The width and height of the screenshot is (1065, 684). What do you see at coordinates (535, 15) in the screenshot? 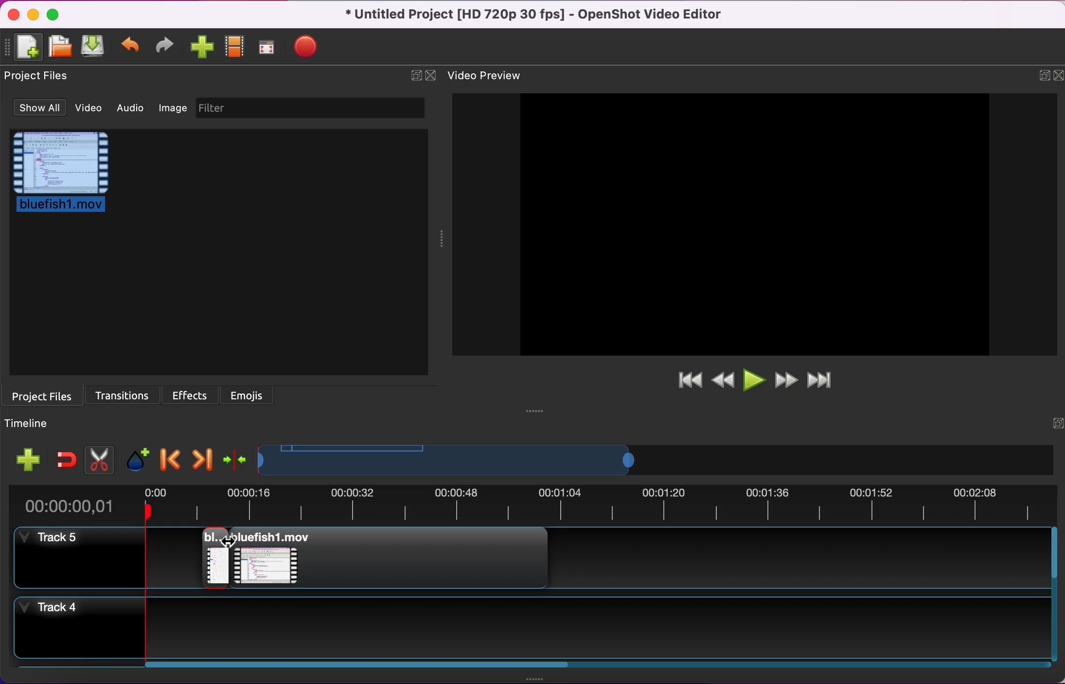
I see `title` at bounding box center [535, 15].